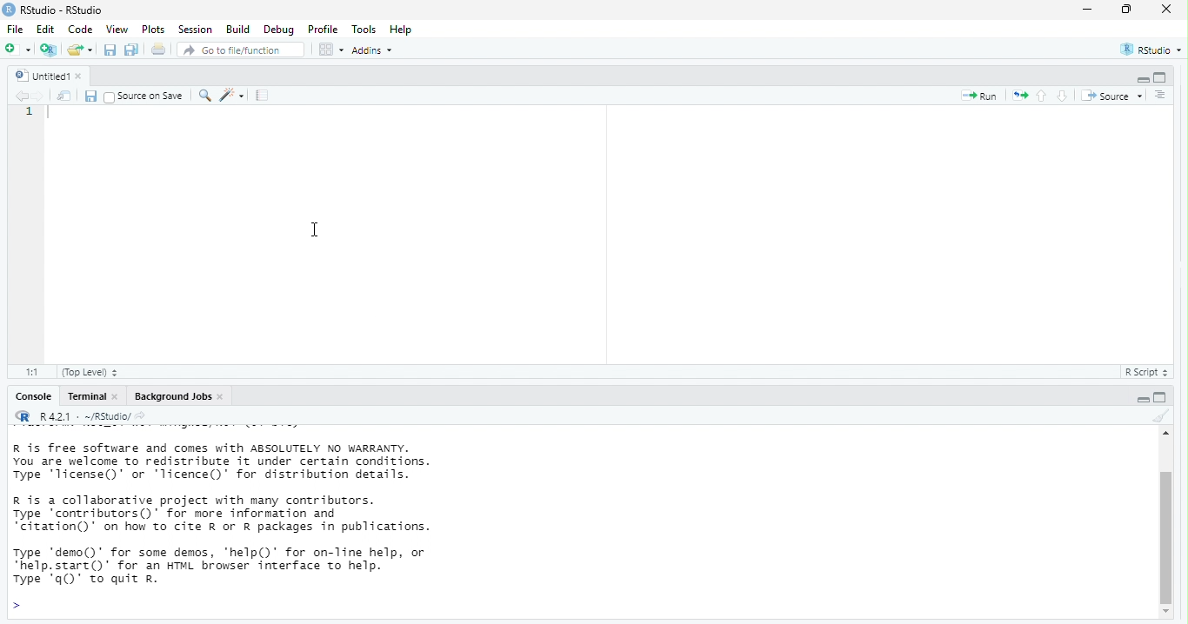  What do you see at coordinates (375, 49) in the screenshot?
I see `addins` at bounding box center [375, 49].